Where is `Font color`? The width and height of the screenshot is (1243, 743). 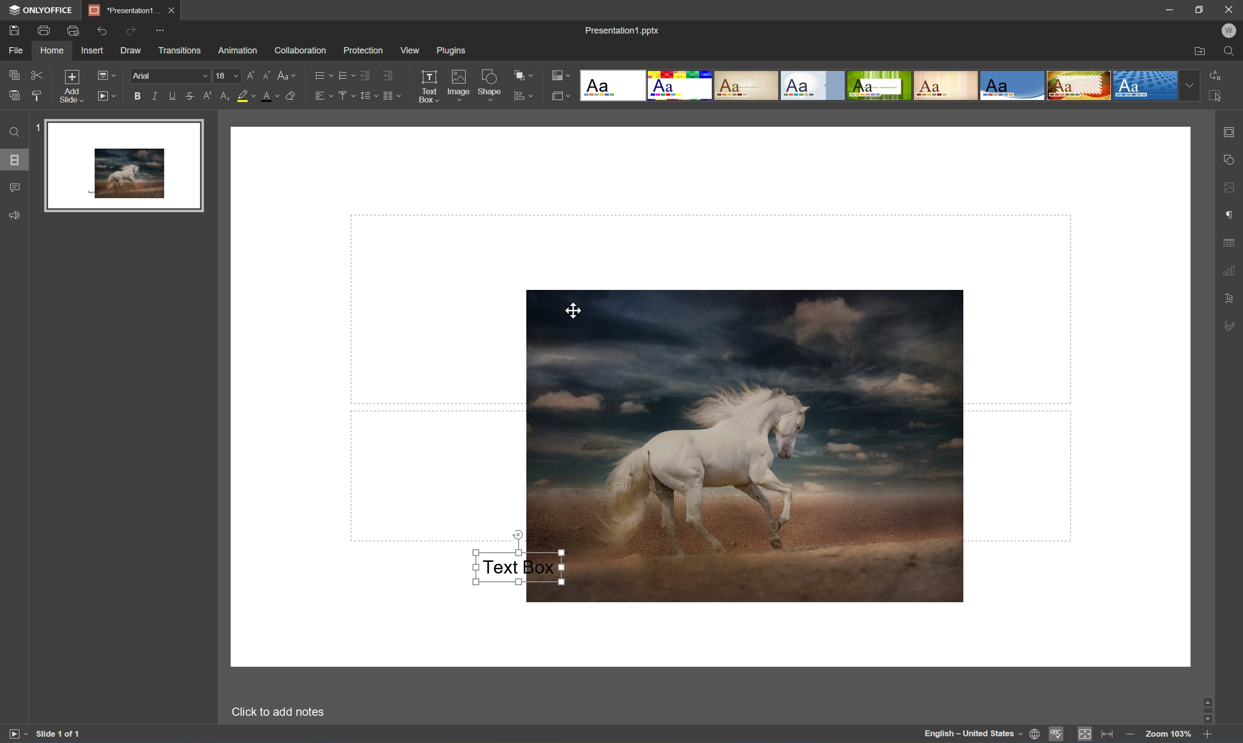 Font color is located at coordinates (270, 96).